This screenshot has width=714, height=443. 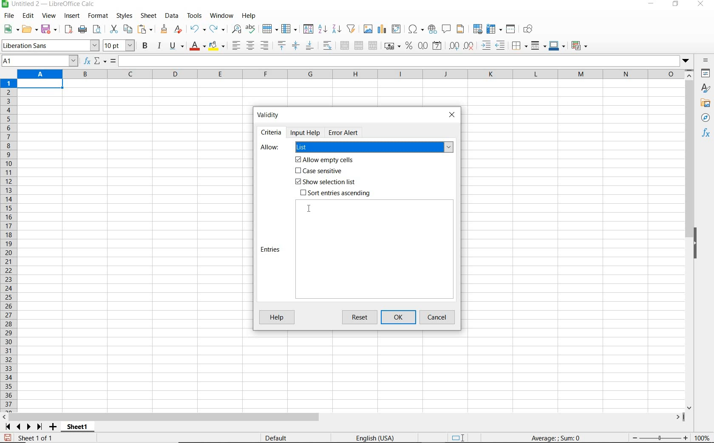 I want to click on reset, so click(x=361, y=317).